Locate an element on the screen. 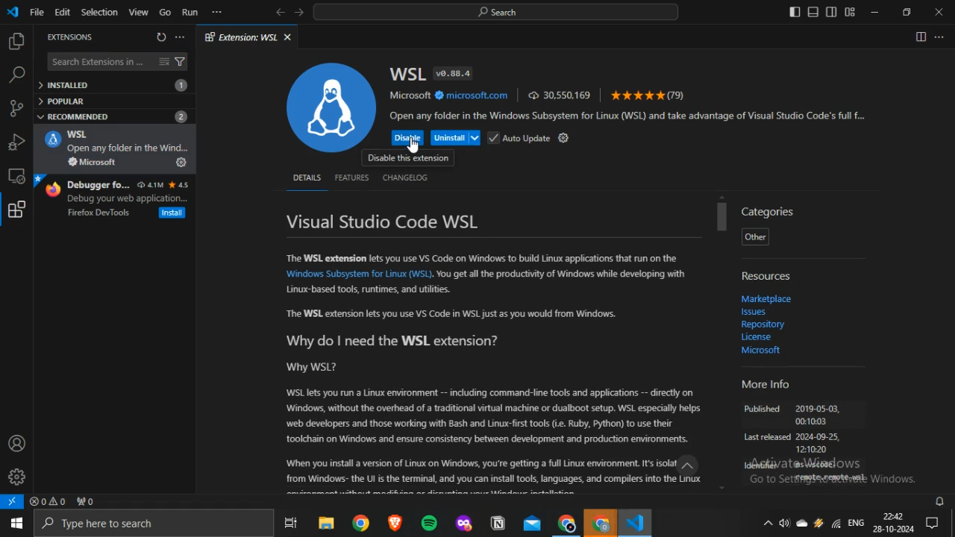 The height and width of the screenshot is (537, 955). Selection is located at coordinates (98, 12).